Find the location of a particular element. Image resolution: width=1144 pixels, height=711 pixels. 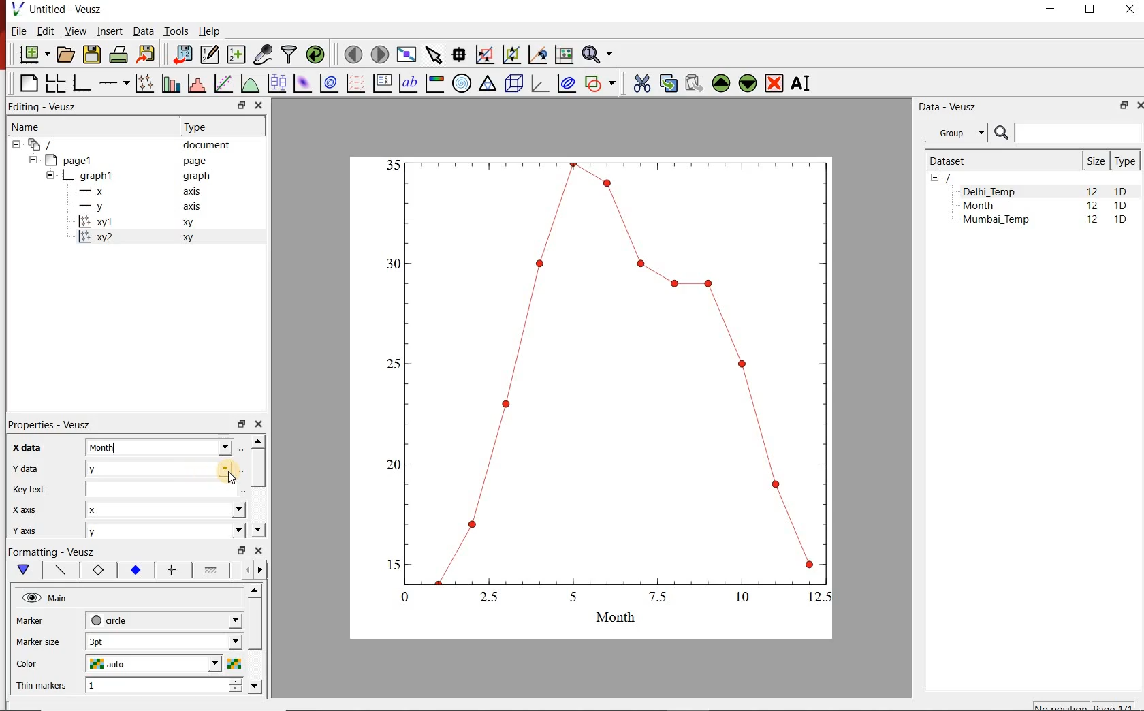

Mumbai_Temp is located at coordinates (996, 221).